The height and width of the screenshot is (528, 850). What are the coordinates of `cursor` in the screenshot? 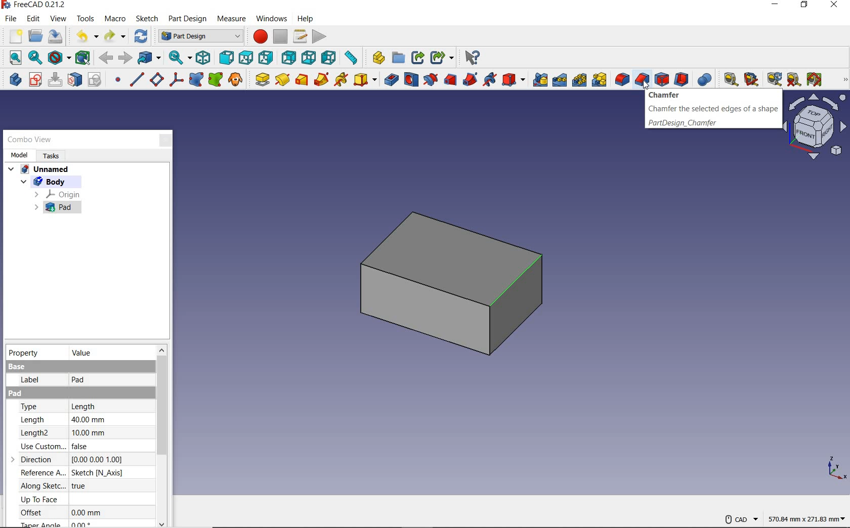 It's located at (644, 85).